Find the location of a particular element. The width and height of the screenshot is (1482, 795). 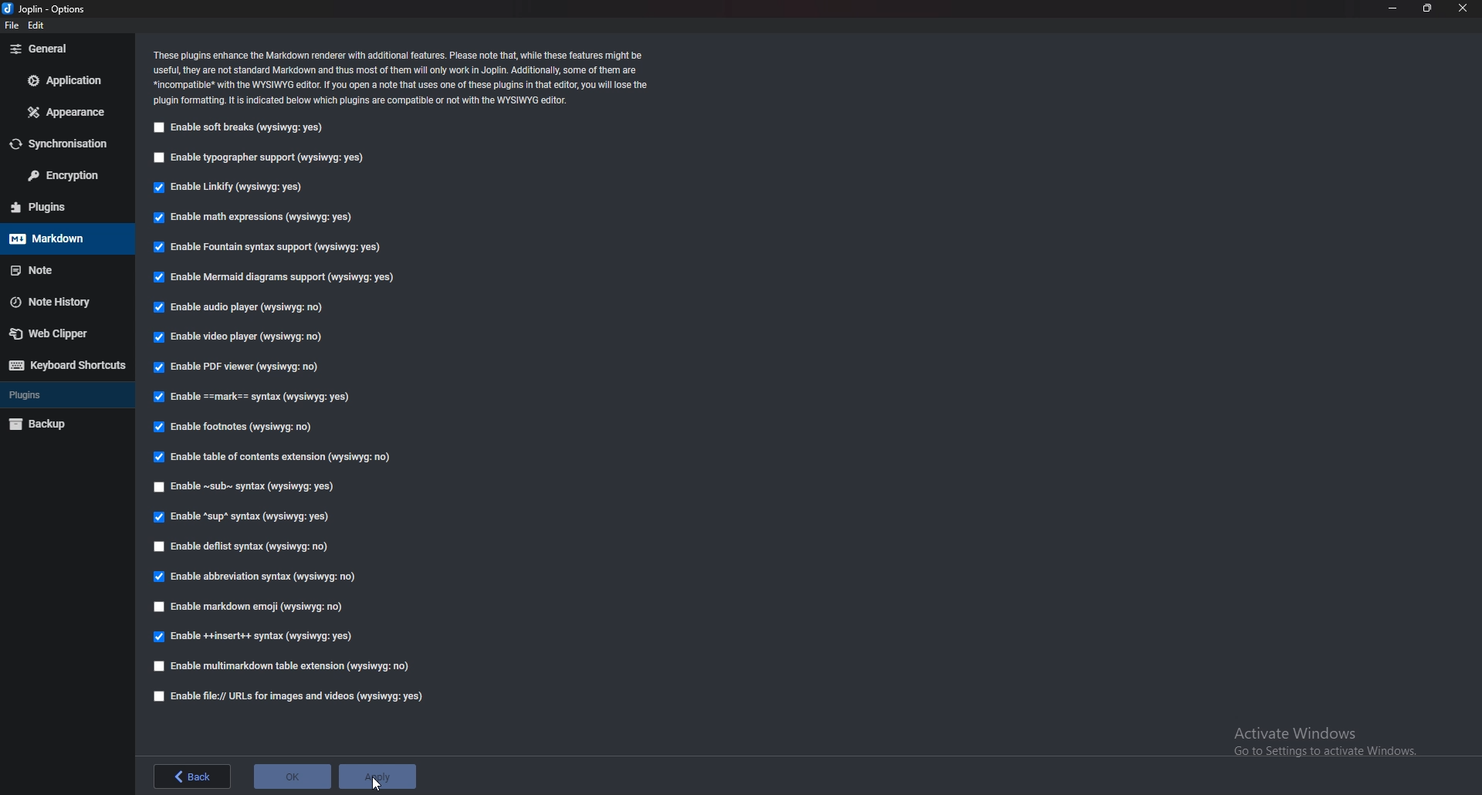

Enable P D F viewer is located at coordinates (245, 366).